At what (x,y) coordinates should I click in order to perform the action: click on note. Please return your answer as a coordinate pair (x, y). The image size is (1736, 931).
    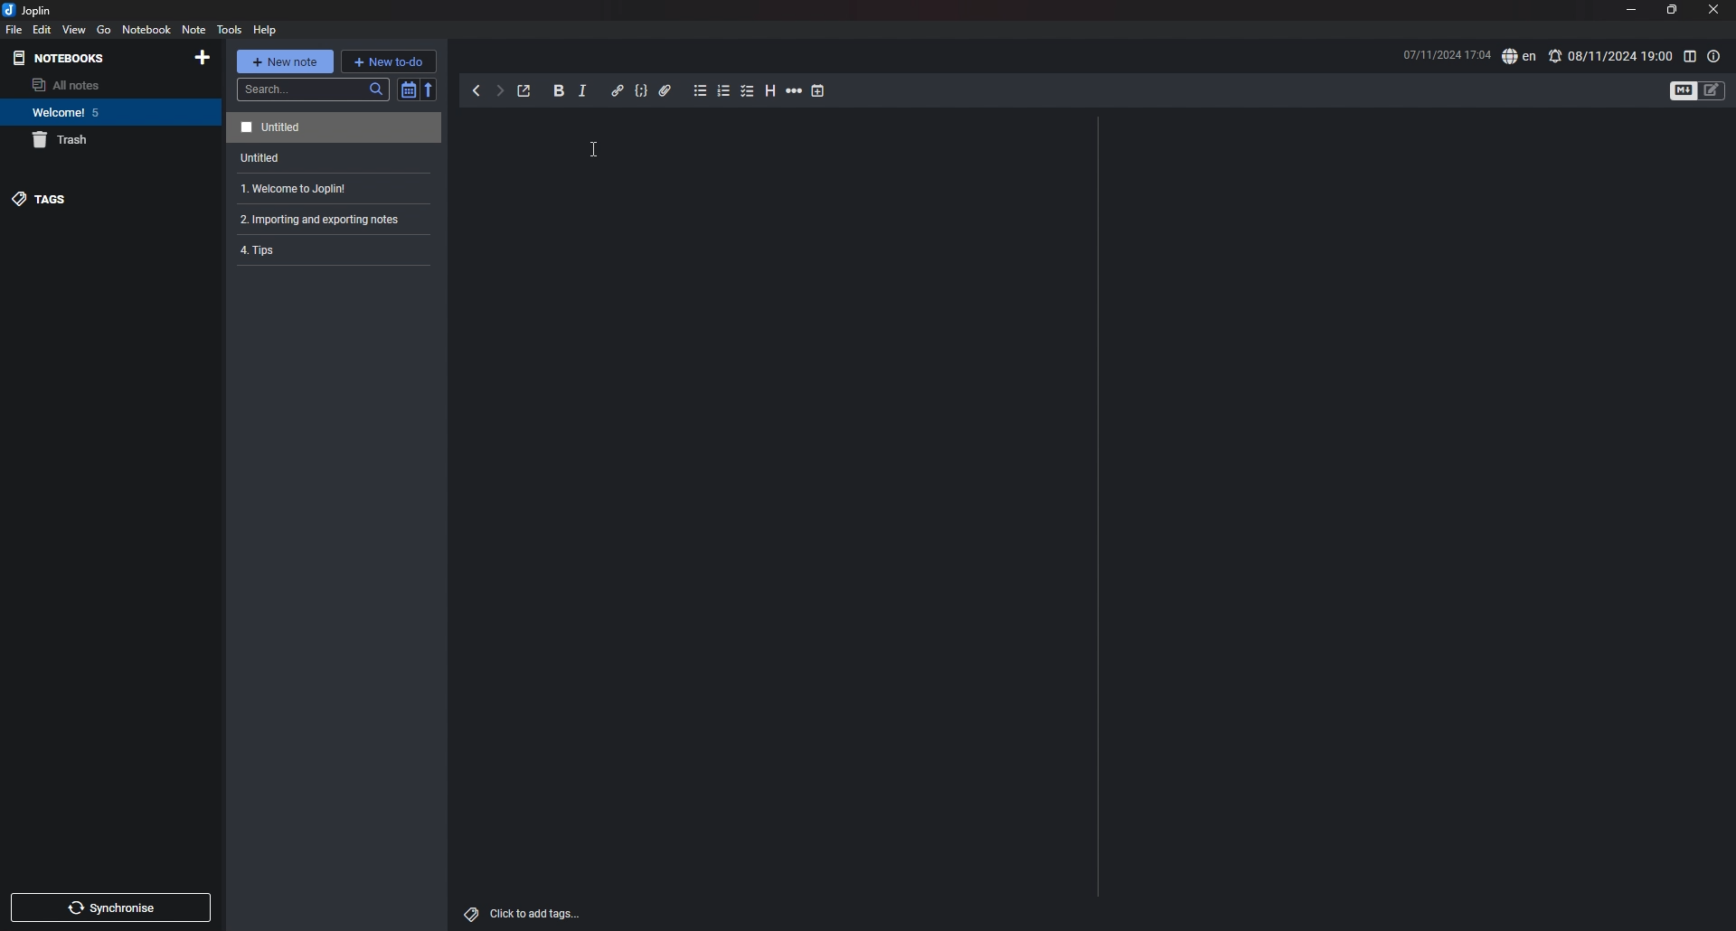
    Looking at the image, I should click on (335, 157).